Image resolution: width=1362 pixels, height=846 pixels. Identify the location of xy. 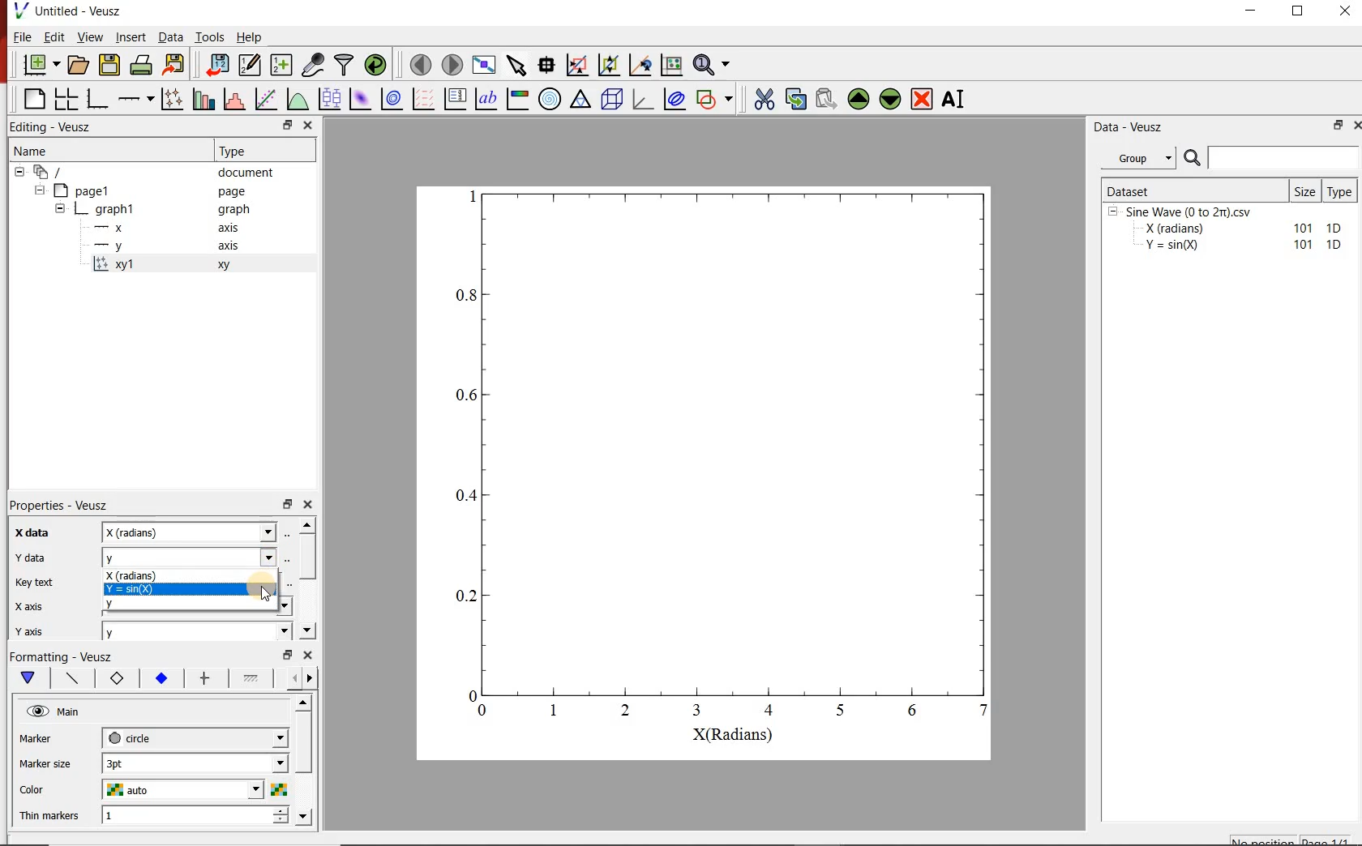
(113, 678).